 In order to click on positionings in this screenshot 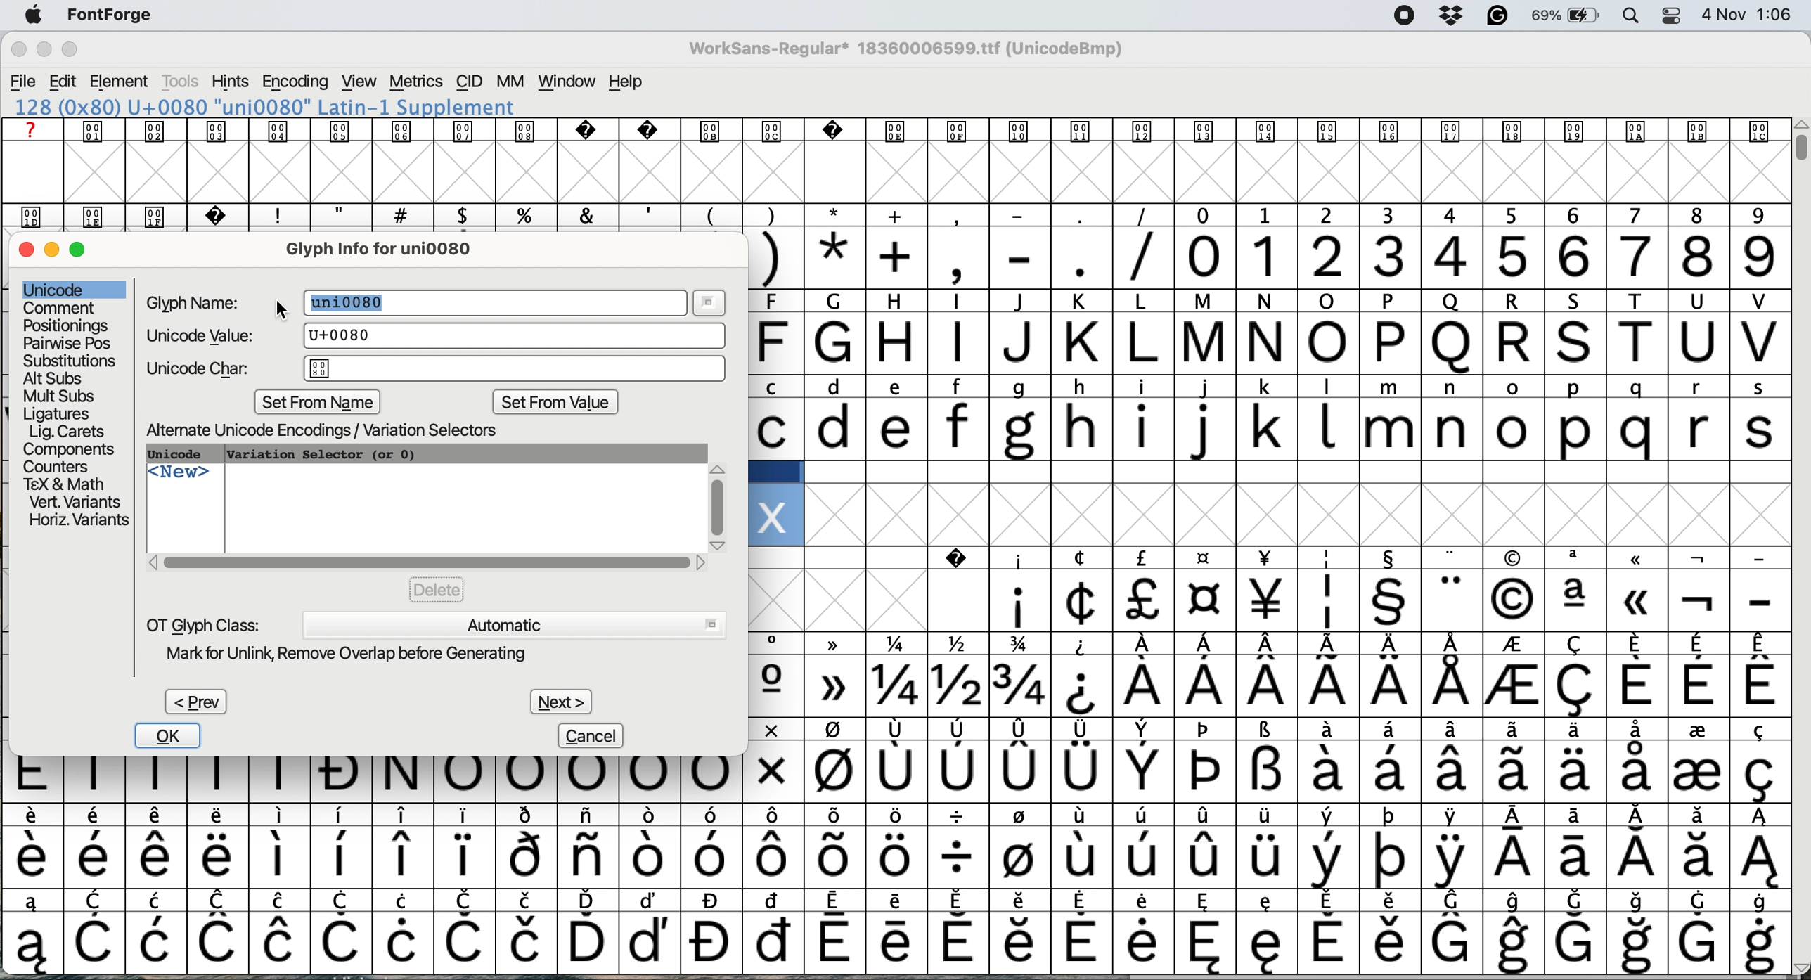, I will do `click(67, 325)`.